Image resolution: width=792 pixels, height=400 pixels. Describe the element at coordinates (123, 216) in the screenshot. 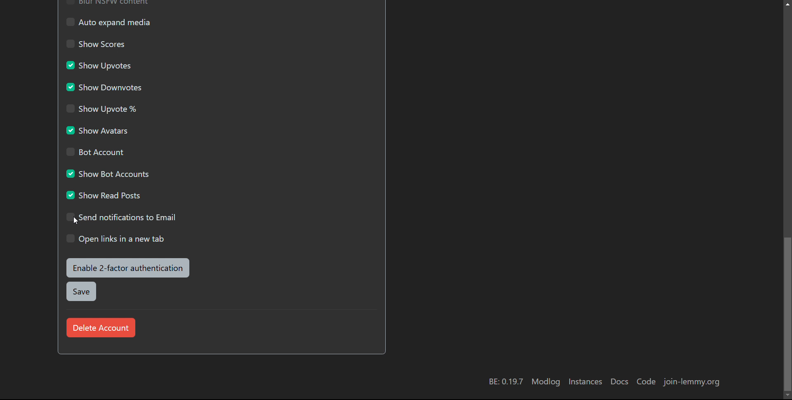

I see `send notifications to email` at that location.